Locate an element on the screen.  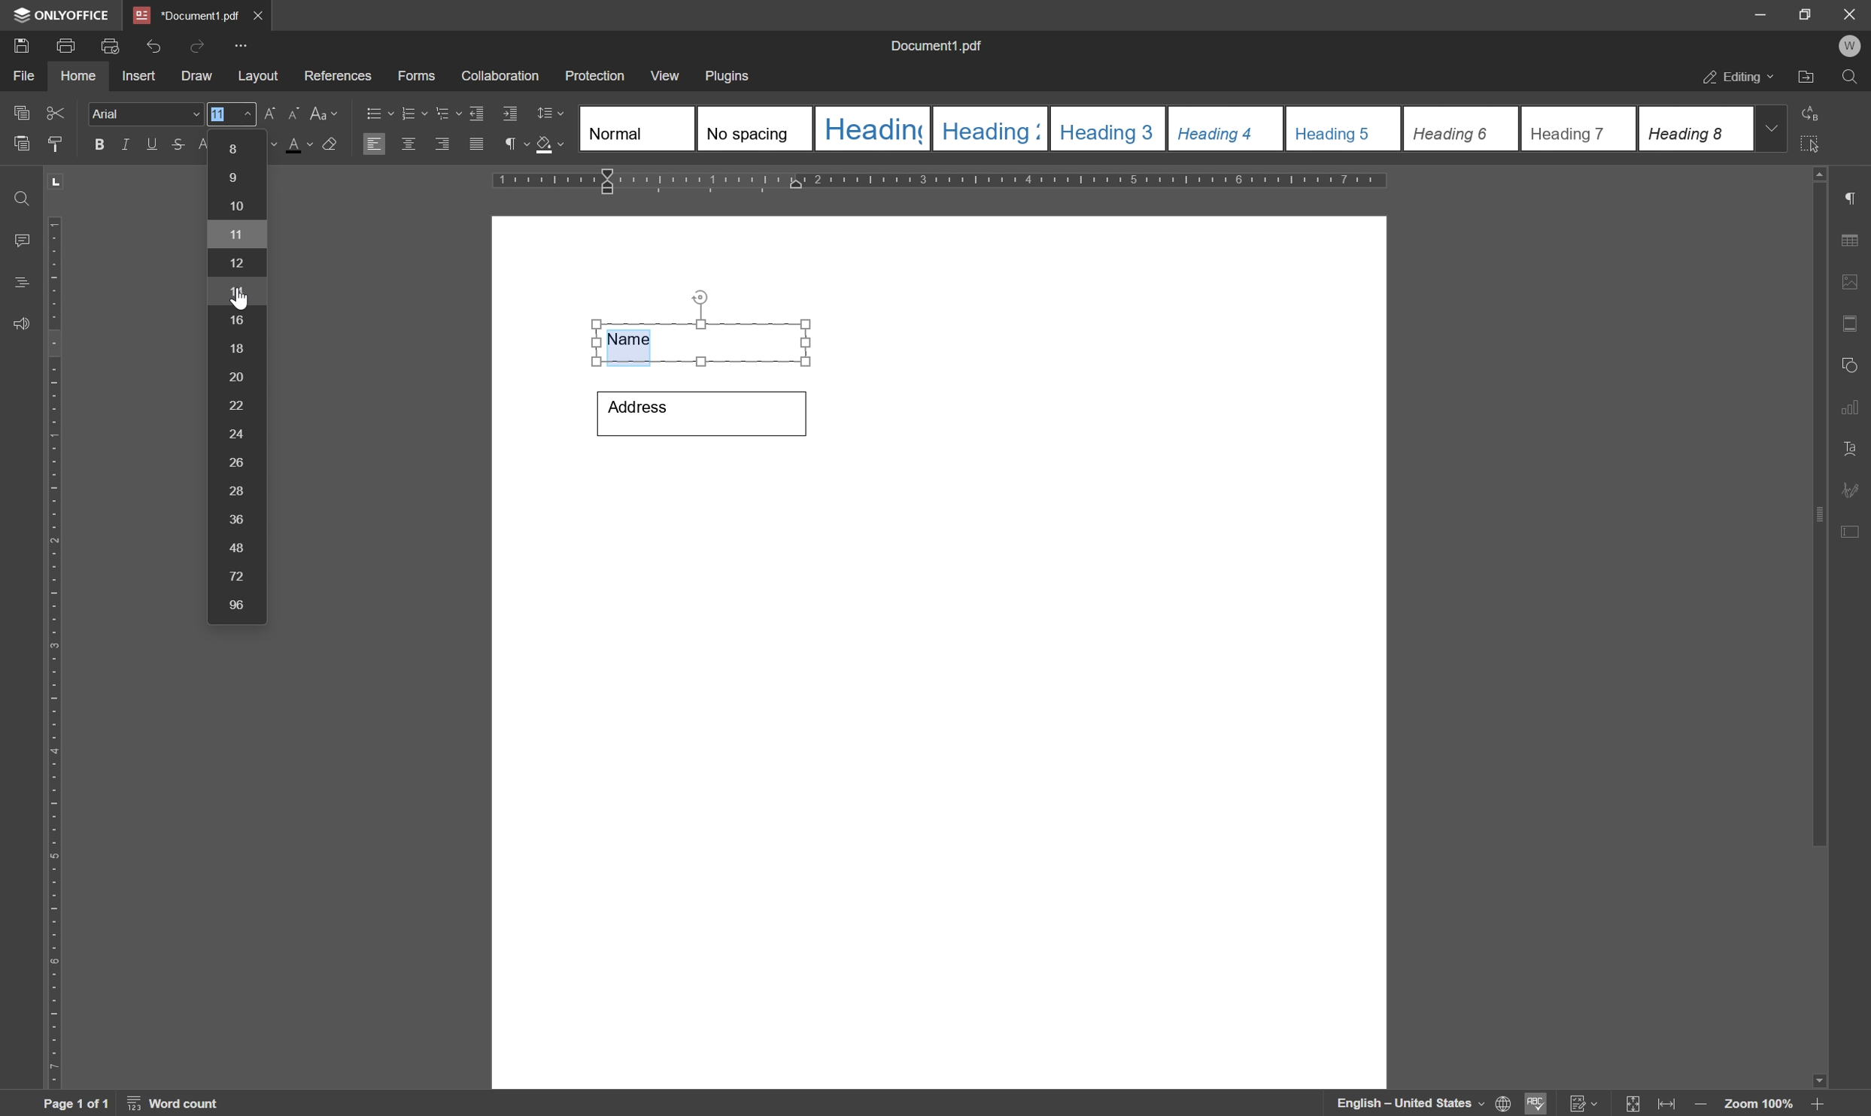
layout is located at coordinates (257, 77).